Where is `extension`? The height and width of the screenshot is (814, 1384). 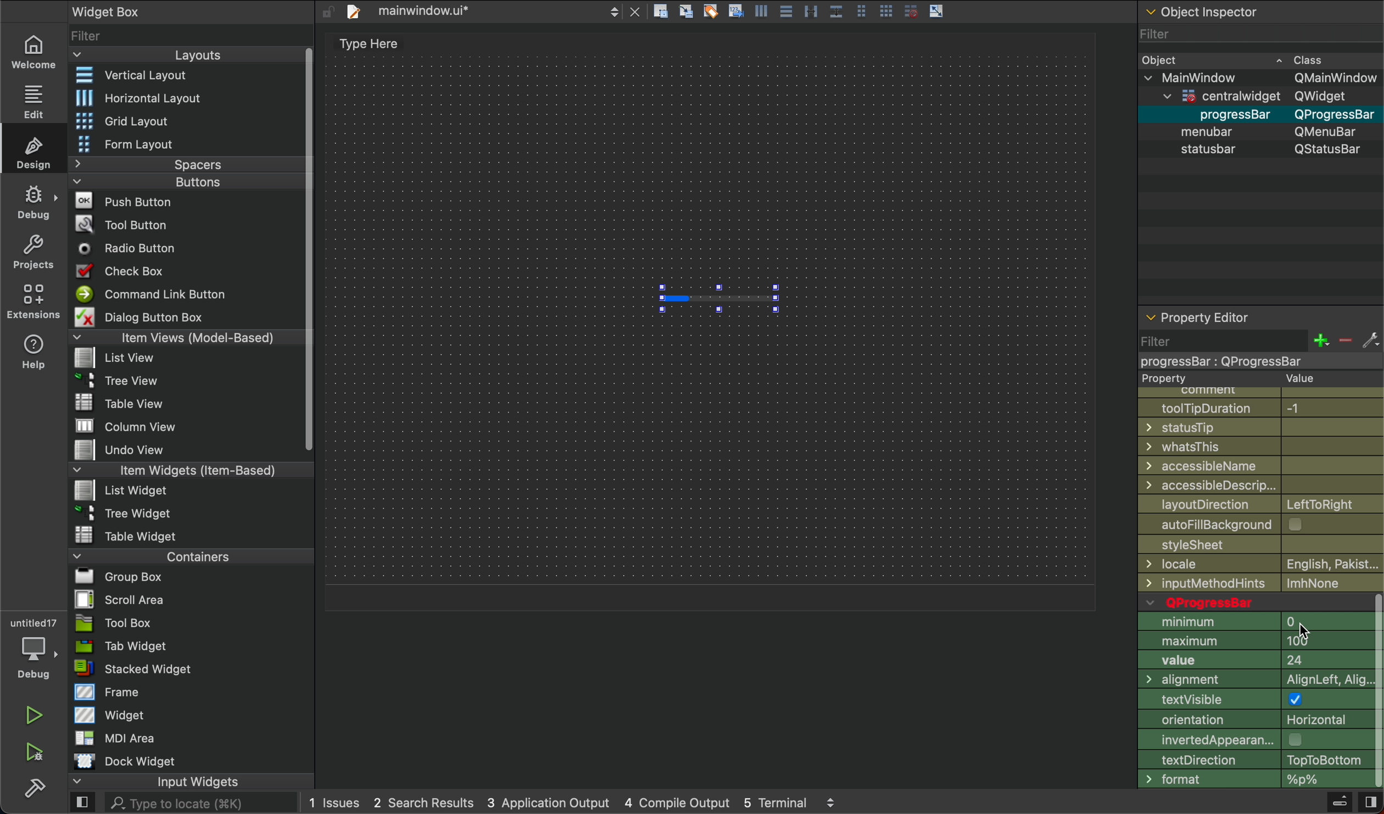 extension is located at coordinates (34, 300).